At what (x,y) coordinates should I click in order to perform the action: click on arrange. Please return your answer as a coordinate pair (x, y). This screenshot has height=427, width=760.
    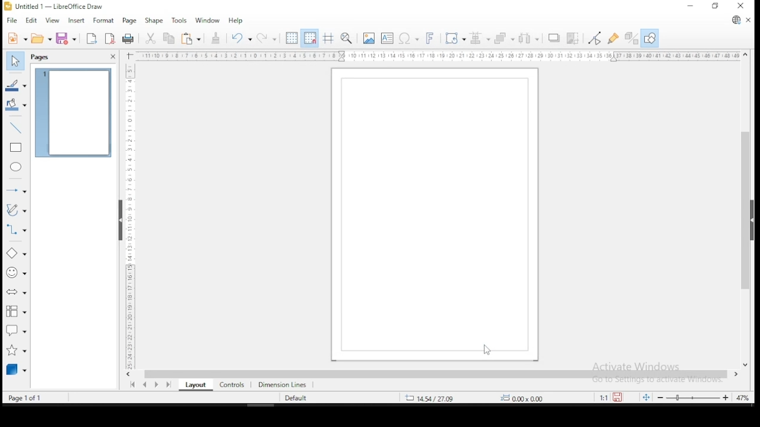
    Looking at the image, I should click on (503, 39).